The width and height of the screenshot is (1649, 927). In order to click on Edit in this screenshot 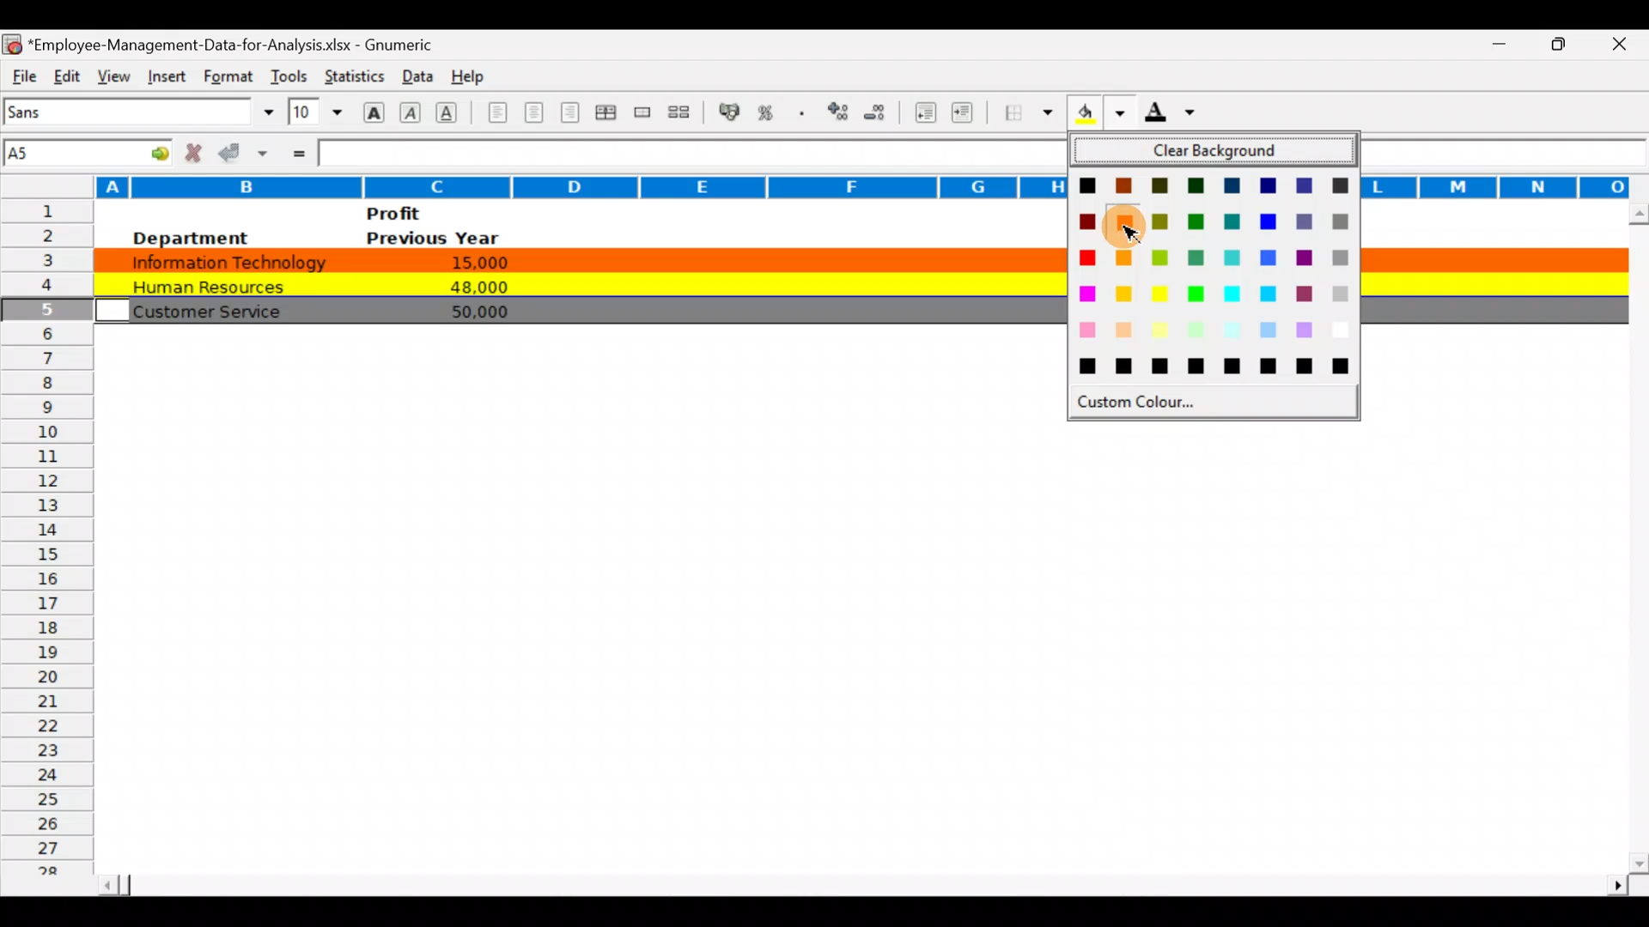, I will do `click(66, 74)`.